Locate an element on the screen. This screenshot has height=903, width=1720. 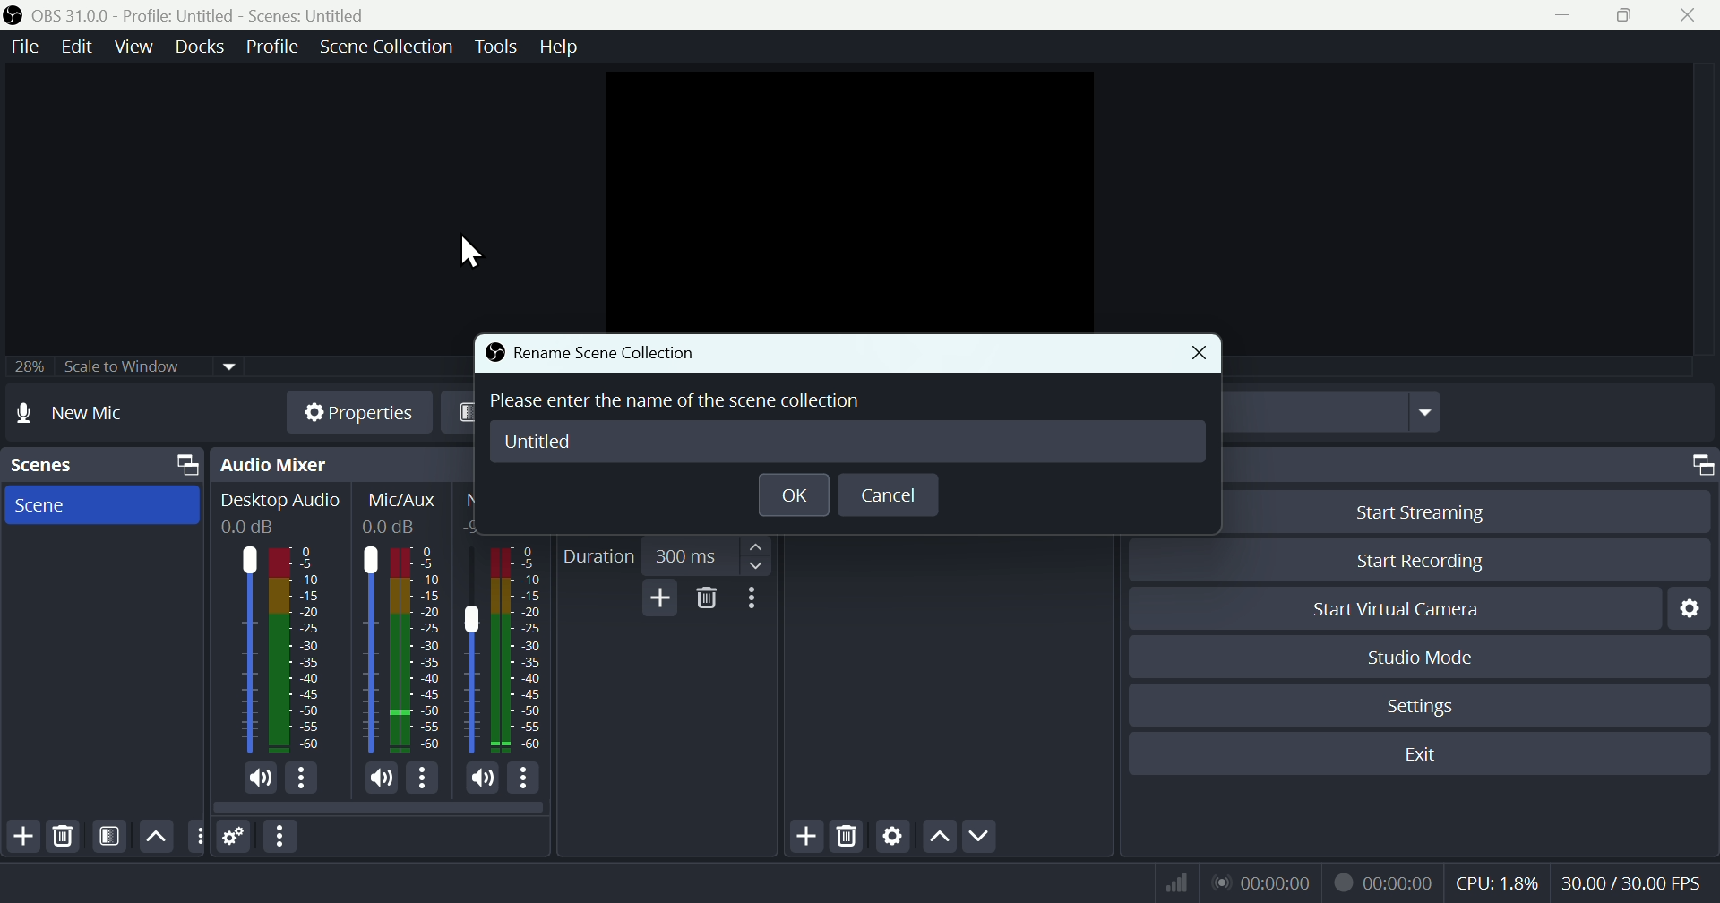
More Options is located at coordinates (425, 778).